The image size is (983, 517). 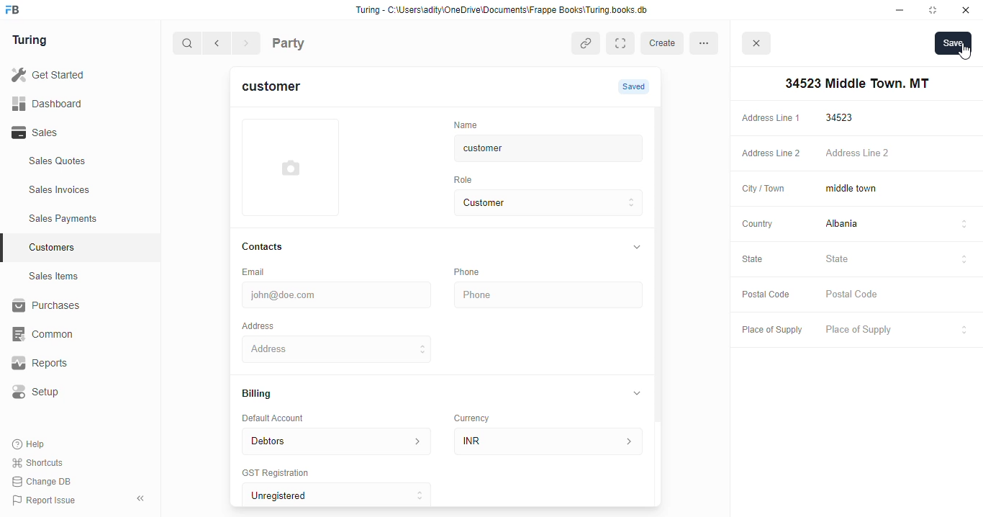 I want to click on Currency, so click(x=478, y=415).